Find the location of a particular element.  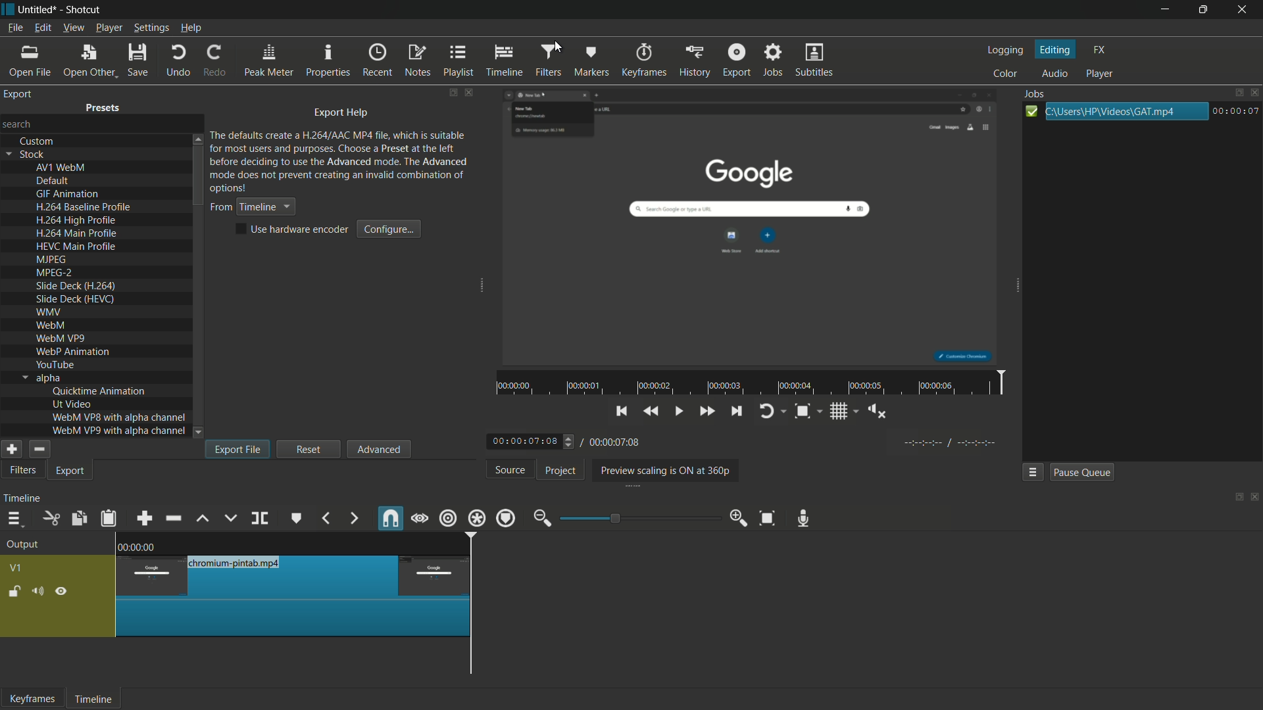

'H.264 Main Profile is located at coordinates (75, 233).